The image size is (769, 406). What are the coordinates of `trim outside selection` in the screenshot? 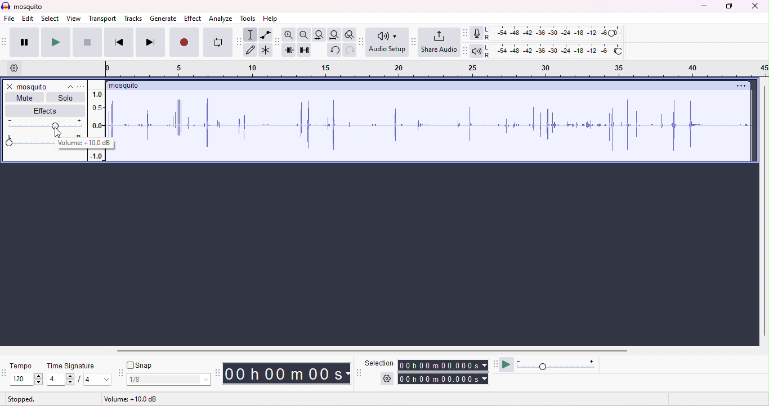 It's located at (290, 49).